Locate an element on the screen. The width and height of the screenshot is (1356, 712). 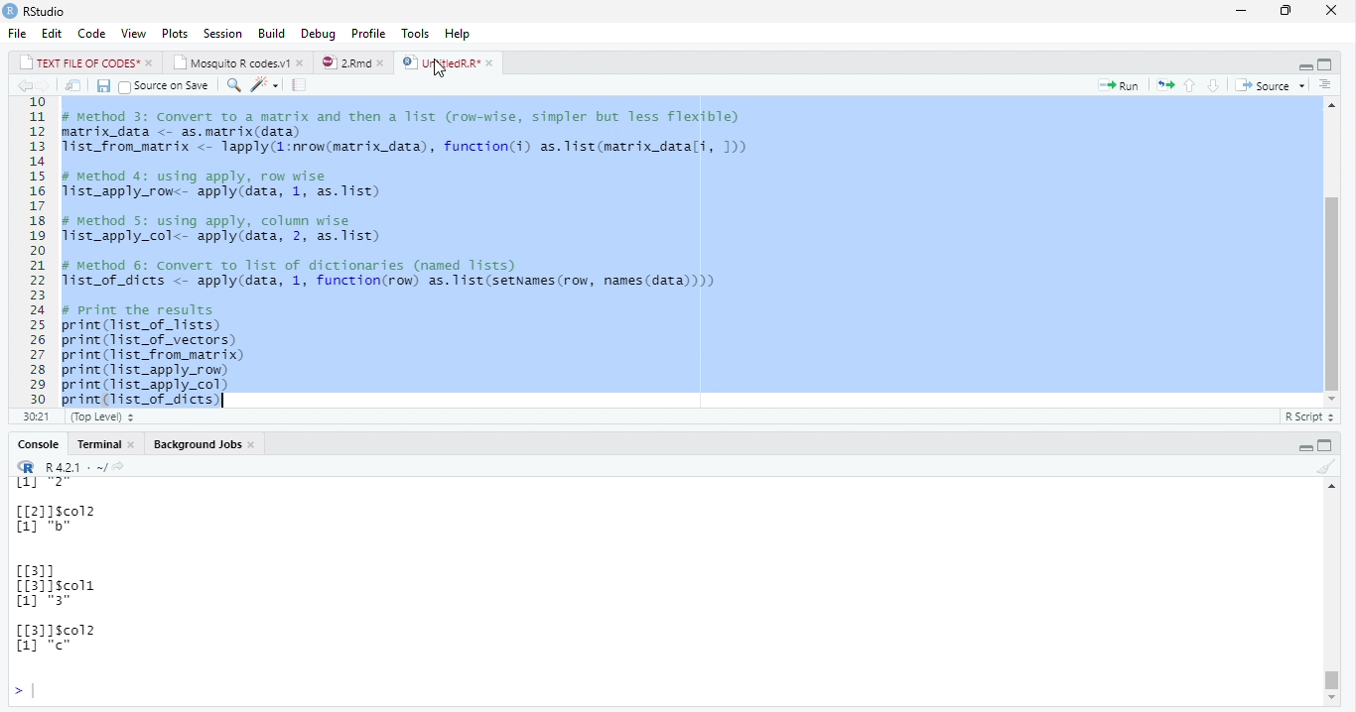
code to print is located at coordinates (175, 362).